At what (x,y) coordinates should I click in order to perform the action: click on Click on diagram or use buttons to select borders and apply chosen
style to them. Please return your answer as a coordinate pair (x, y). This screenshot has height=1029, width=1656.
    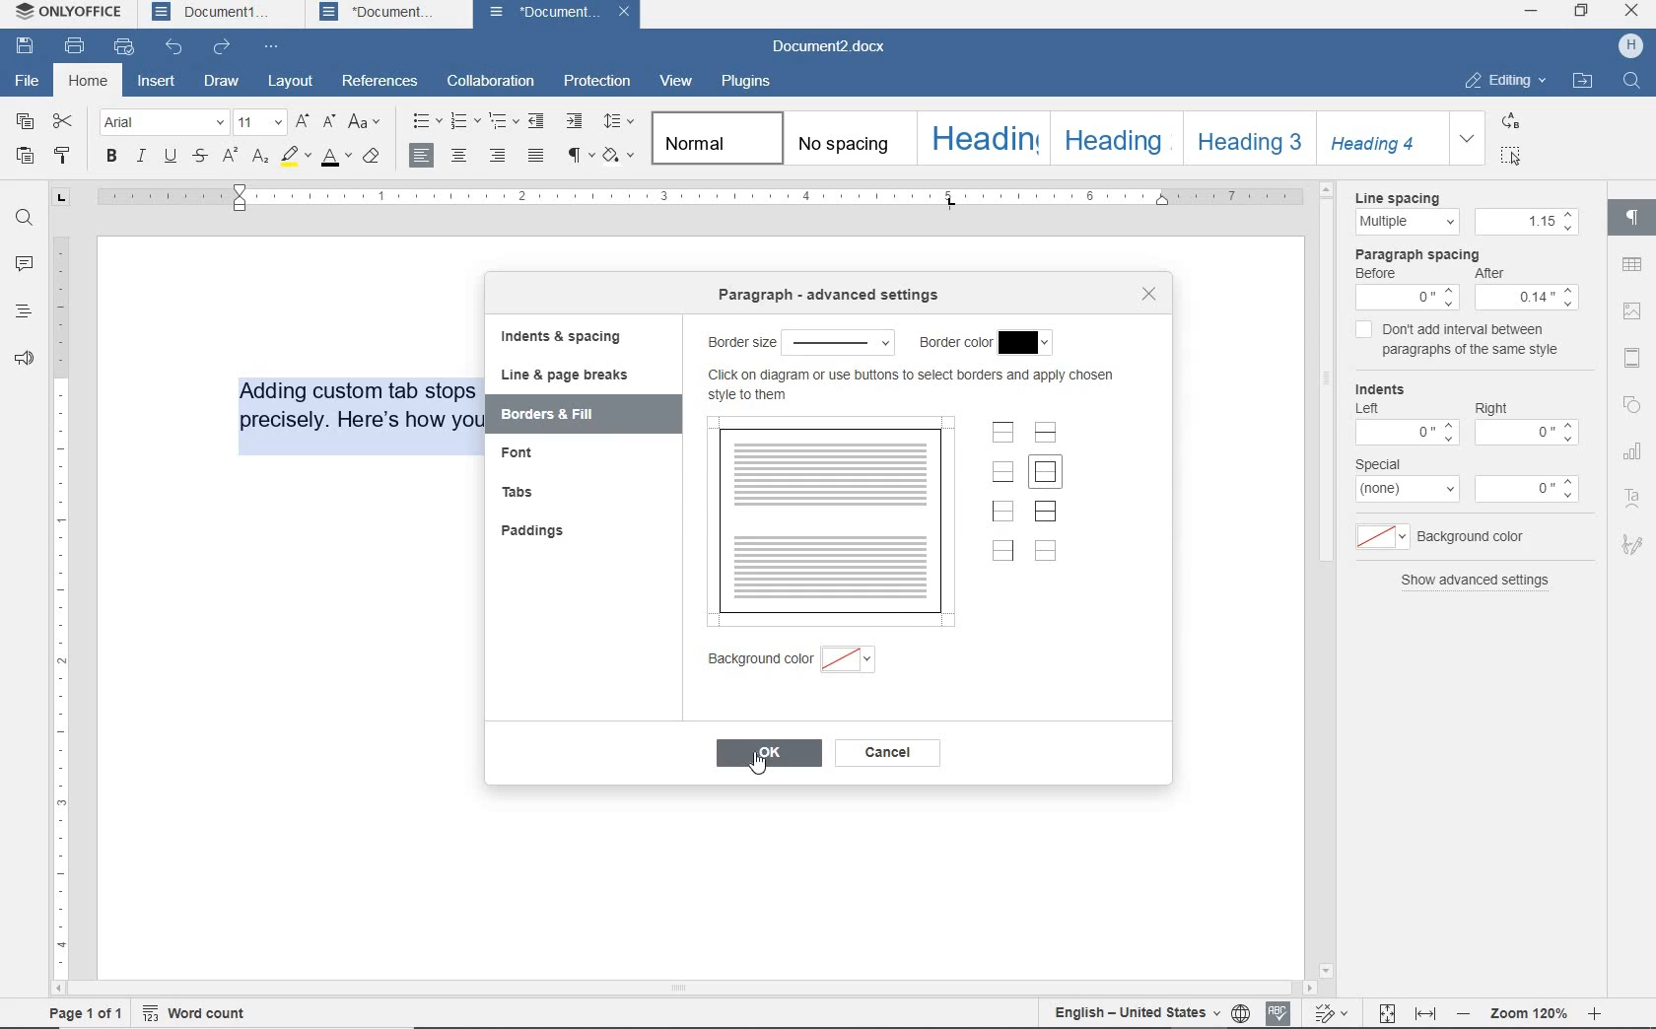
    Looking at the image, I should click on (915, 384).